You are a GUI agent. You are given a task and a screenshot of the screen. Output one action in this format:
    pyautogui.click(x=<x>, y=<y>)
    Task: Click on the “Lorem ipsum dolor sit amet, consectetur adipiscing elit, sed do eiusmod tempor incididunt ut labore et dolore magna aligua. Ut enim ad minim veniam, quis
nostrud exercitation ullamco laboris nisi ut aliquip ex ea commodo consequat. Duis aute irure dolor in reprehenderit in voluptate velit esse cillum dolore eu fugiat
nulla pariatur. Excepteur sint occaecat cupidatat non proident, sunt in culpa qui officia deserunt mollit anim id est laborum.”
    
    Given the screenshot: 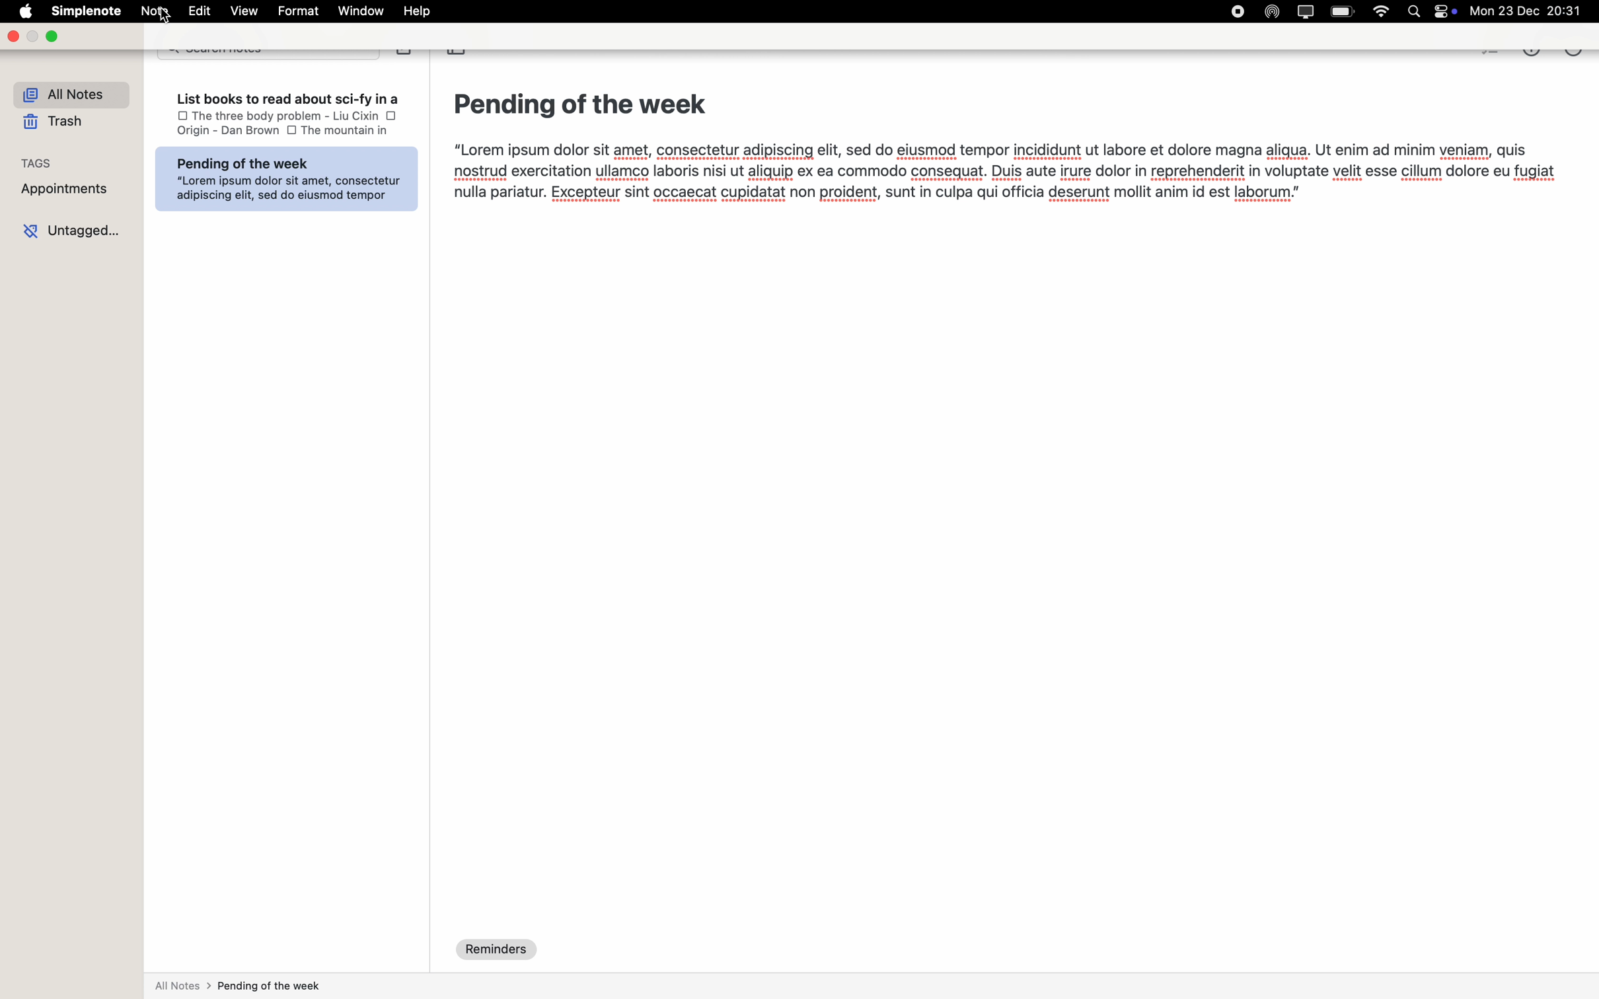 What is the action you would take?
    pyautogui.click(x=999, y=184)
    